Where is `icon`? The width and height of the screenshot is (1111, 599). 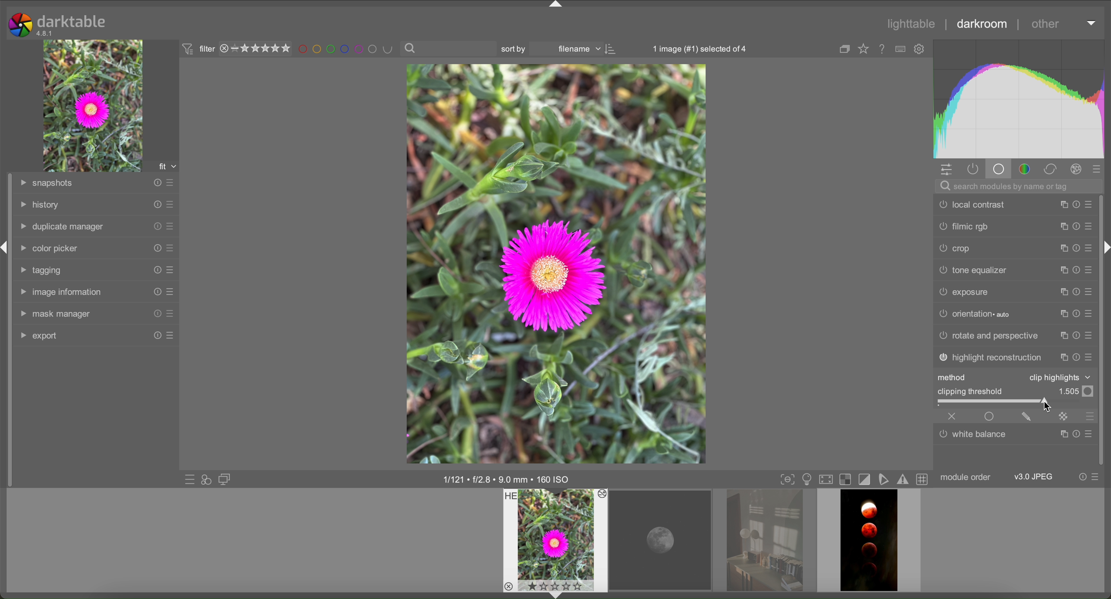
icon is located at coordinates (612, 49).